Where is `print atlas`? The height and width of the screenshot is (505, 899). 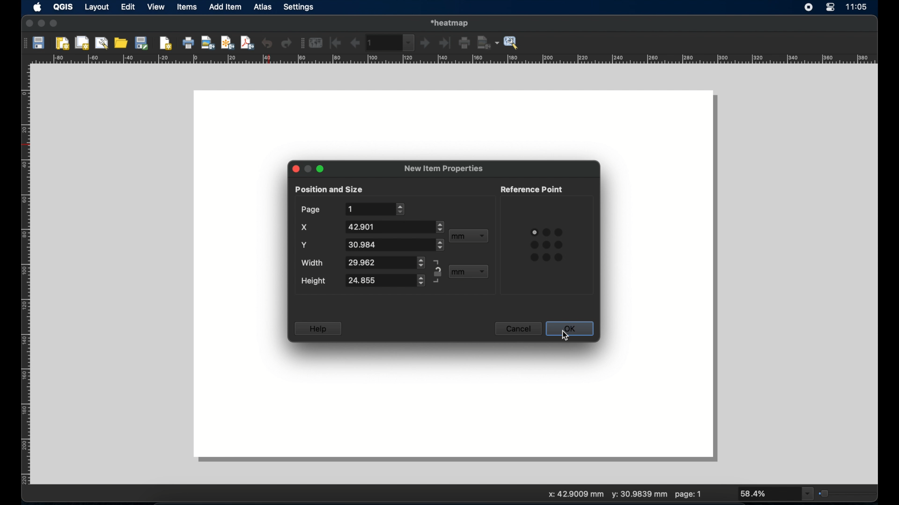
print atlas is located at coordinates (465, 44).